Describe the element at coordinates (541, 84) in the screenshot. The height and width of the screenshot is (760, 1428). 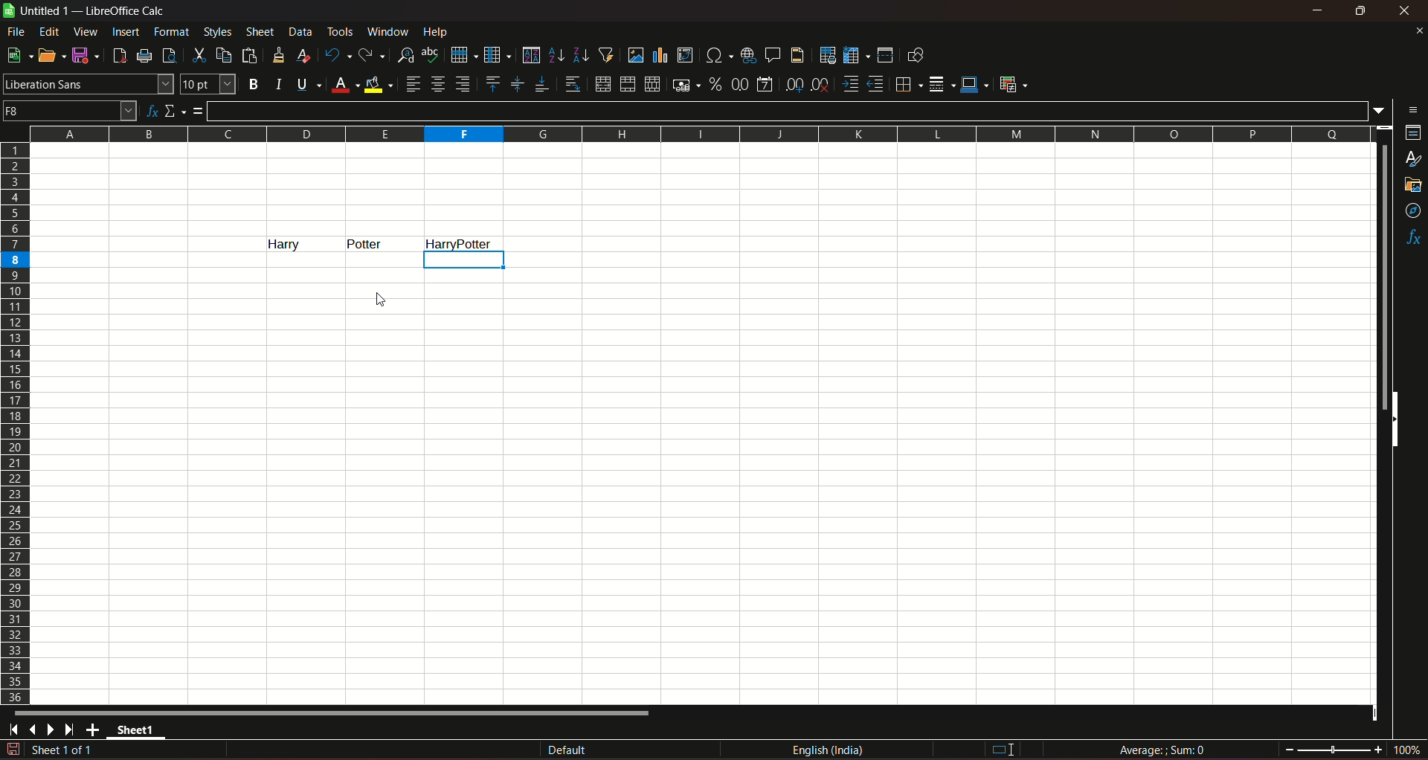
I see `align bottom` at that location.